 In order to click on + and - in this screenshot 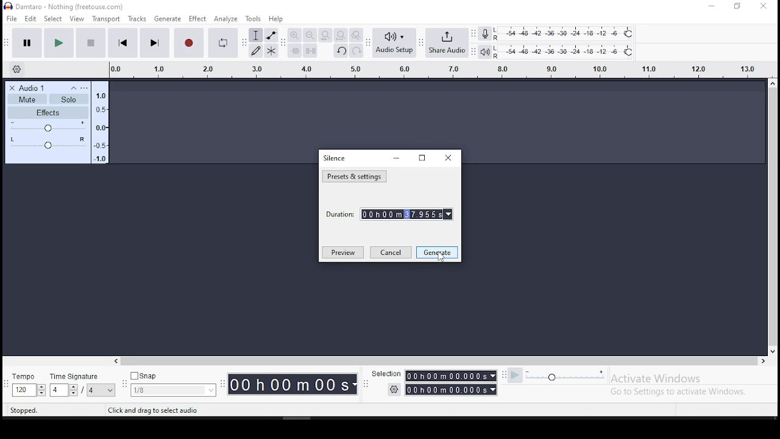, I will do `click(48, 127)`.